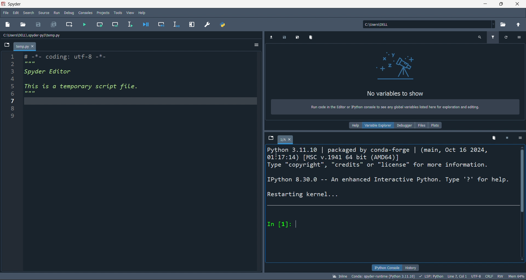 The image size is (526, 280). I want to click on HISTORY, so click(412, 267).